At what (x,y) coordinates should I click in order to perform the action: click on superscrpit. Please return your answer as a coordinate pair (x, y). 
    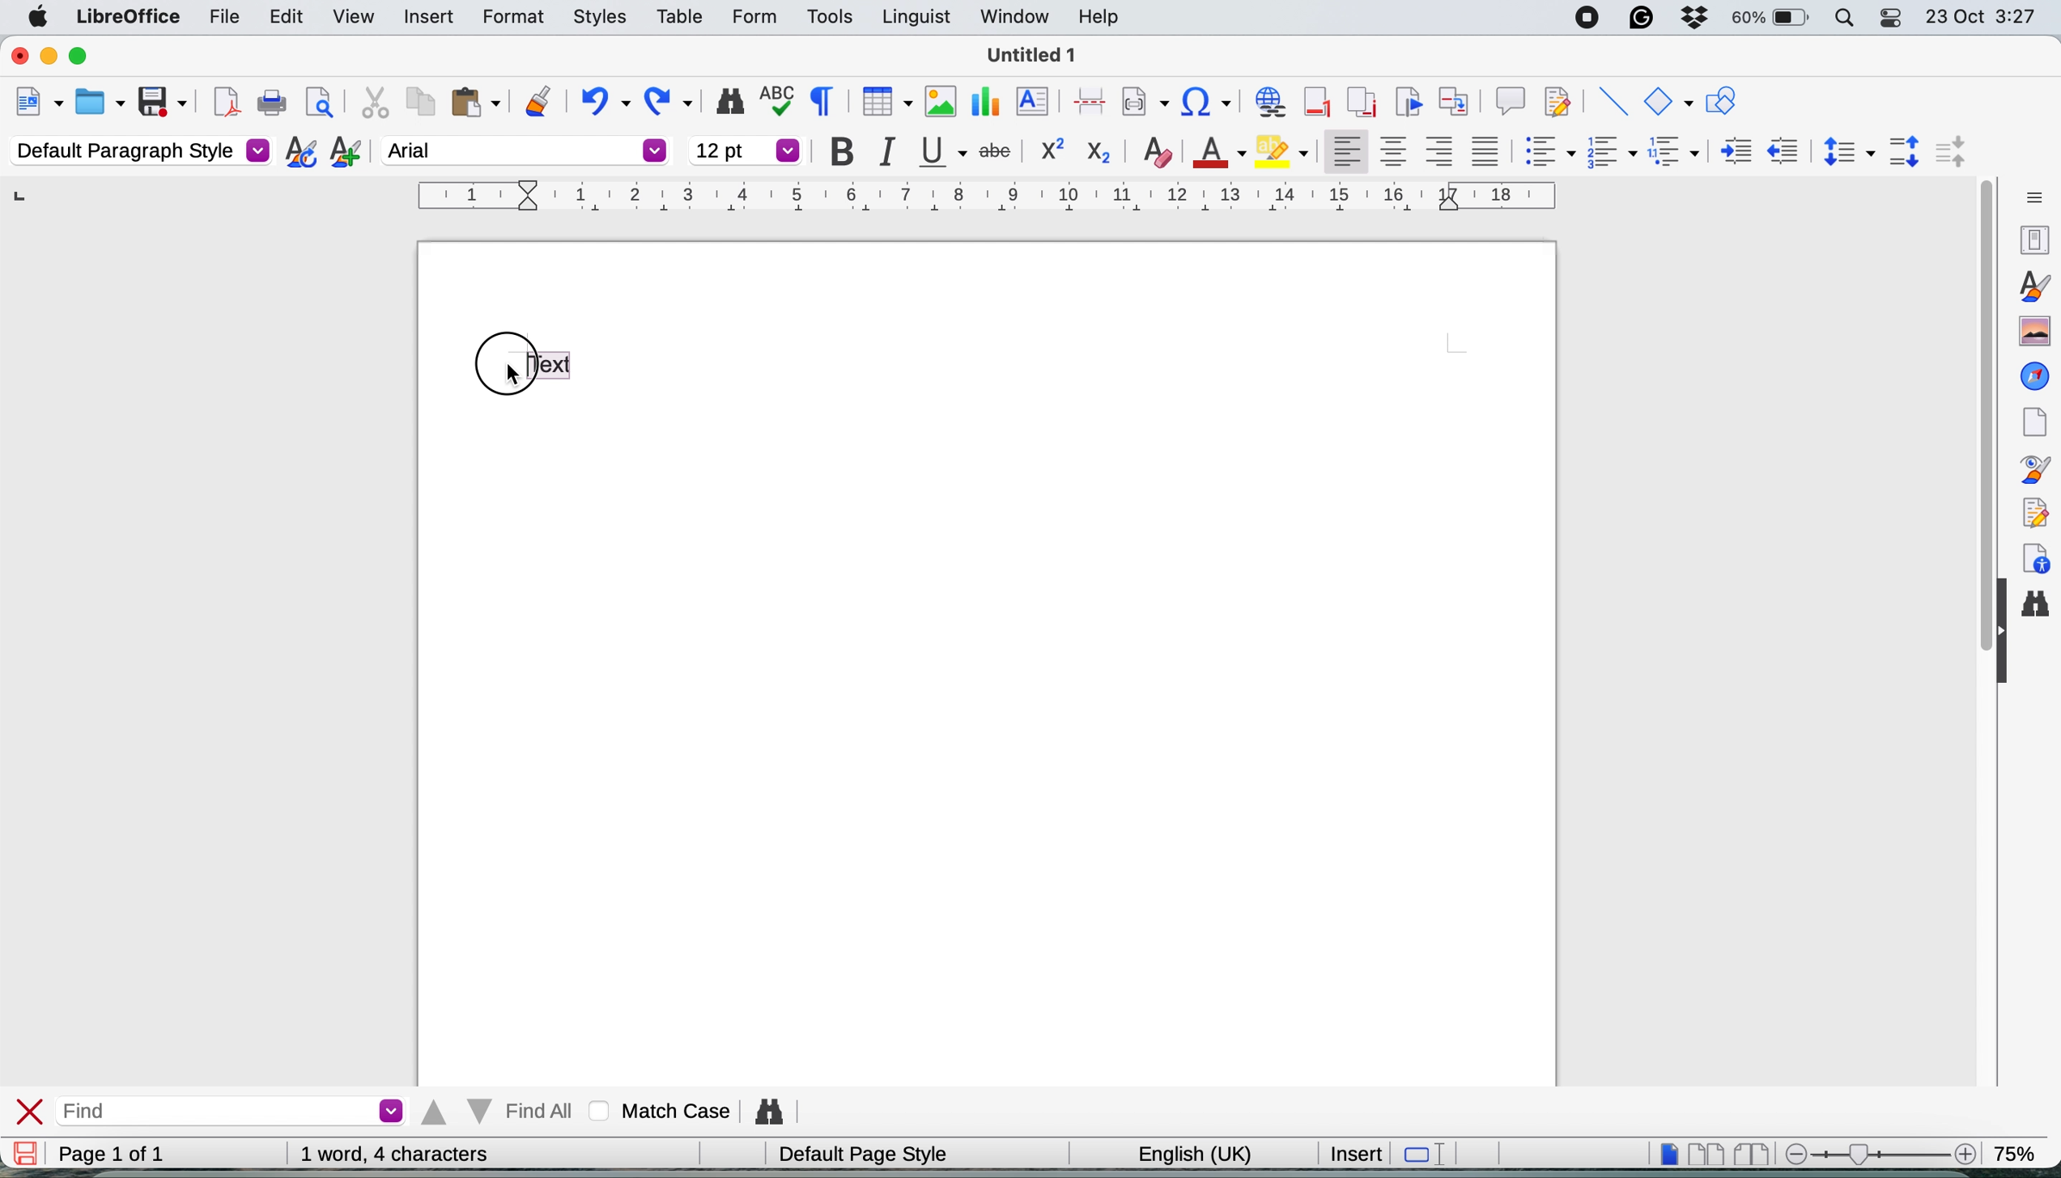
    Looking at the image, I should click on (1053, 151).